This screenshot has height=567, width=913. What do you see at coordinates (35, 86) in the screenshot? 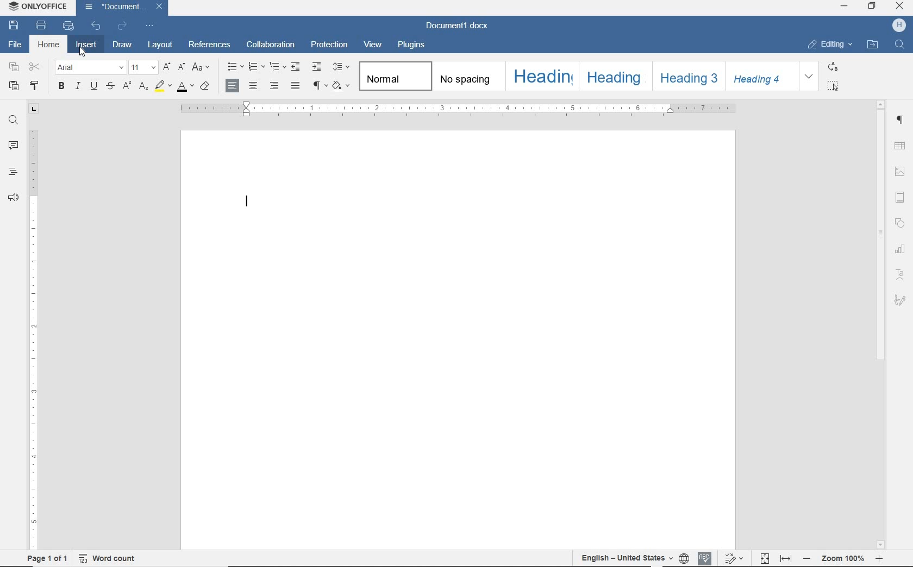
I see `copy style` at bounding box center [35, 86].